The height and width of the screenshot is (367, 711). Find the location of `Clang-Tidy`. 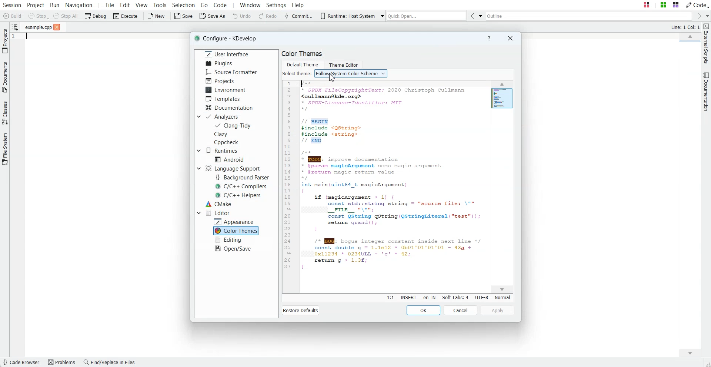

Clang-Tidy is located at coordinates (233, 125).